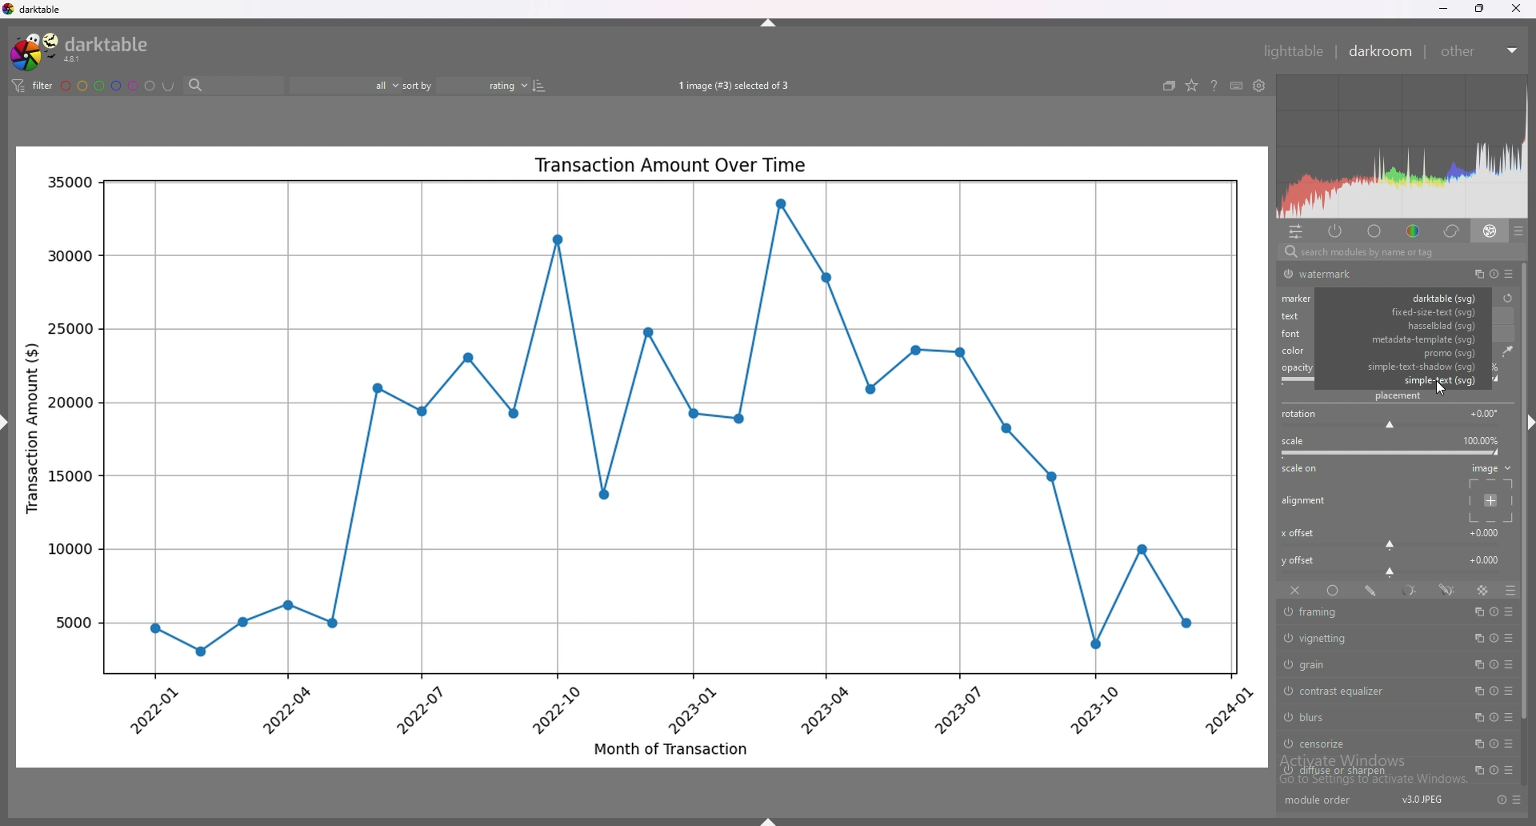 The image size is (1536, 826). Describe the element at coordinates (1258, 86) in the screenshot. I see `show global preferences` at that location.